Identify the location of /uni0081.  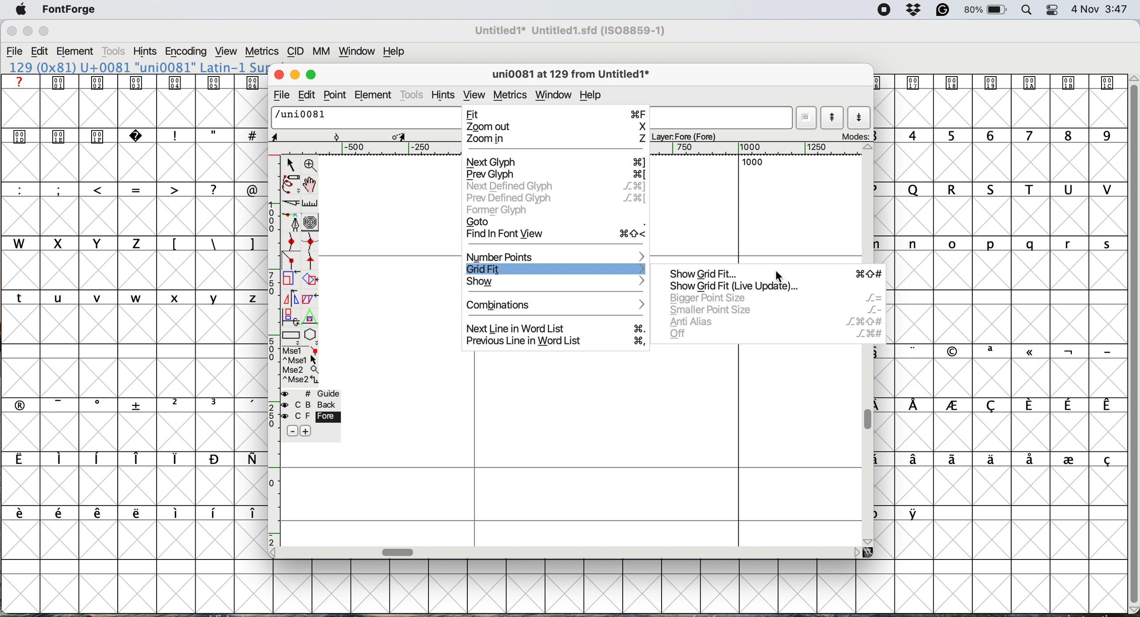
(302, 116).